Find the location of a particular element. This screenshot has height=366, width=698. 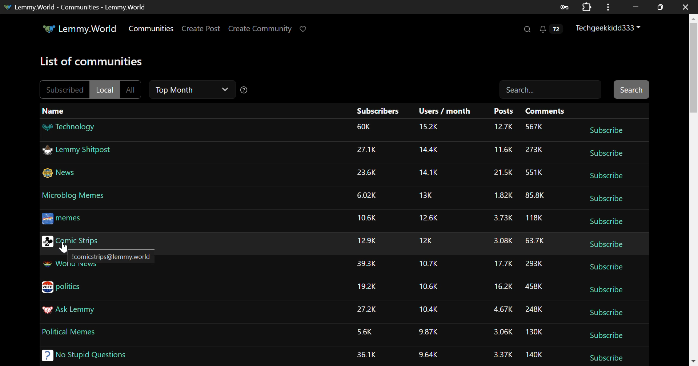

Amount is located at coordinates (534, 332).